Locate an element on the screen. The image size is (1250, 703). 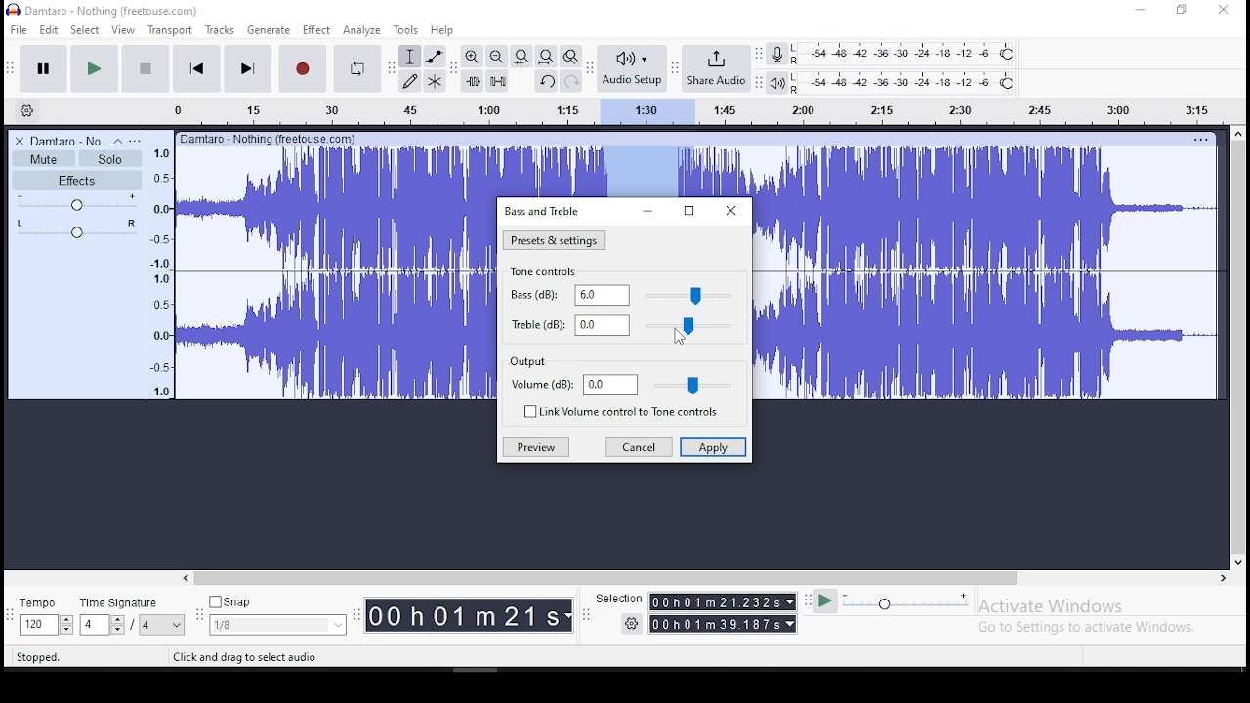
generate is located at coordinates (267, 30).